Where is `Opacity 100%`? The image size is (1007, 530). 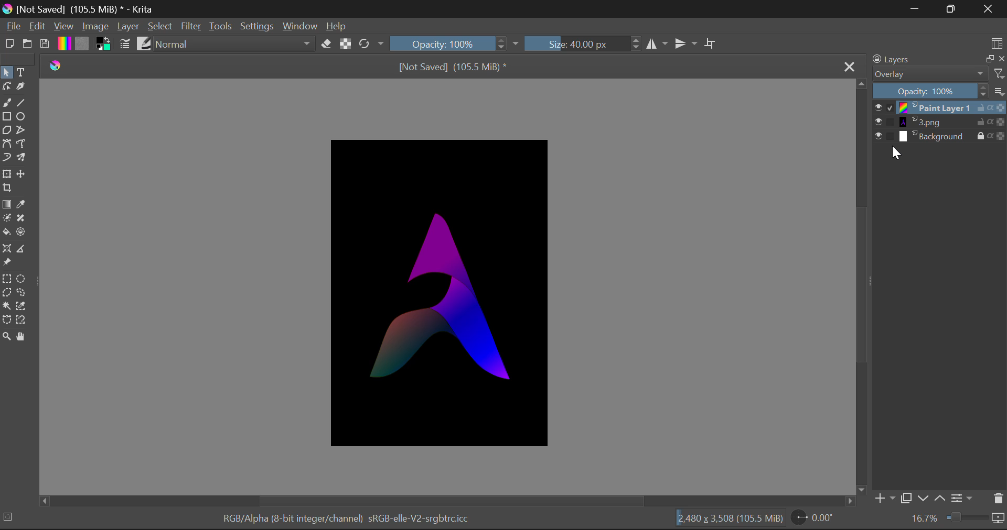 Opacity 100% is located at coordinates (924, 91).